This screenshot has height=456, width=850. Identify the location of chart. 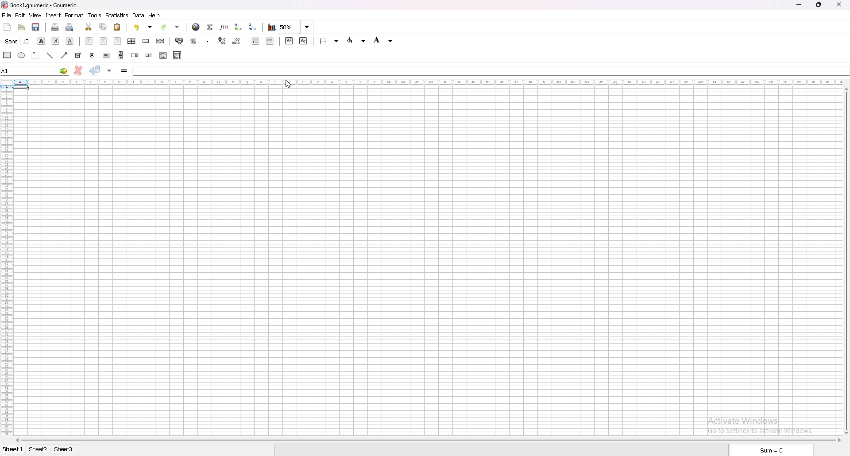
(271, 28).